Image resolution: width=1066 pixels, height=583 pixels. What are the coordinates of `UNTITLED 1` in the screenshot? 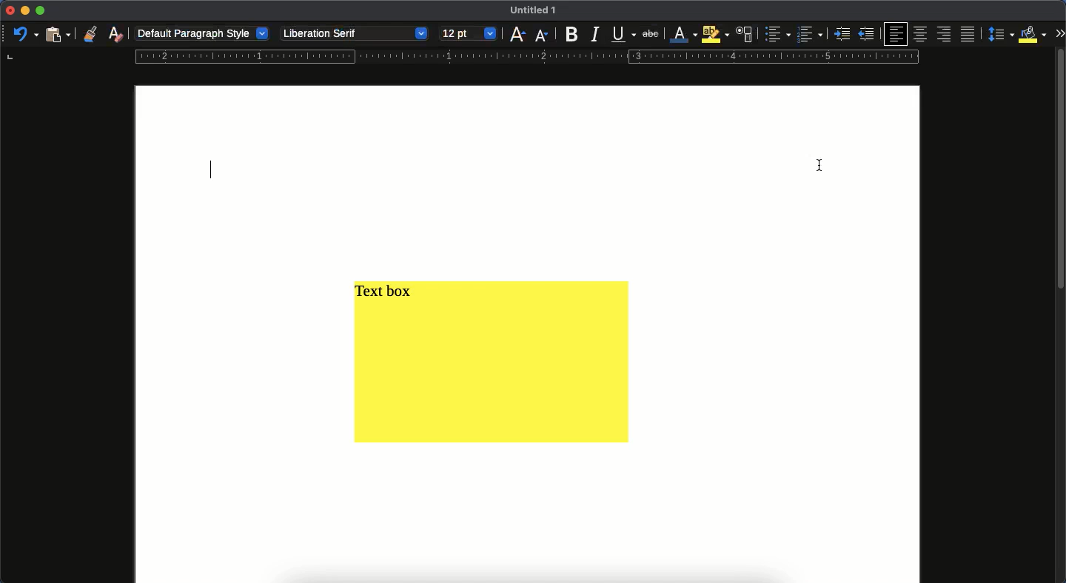 It's located at (539, 11).